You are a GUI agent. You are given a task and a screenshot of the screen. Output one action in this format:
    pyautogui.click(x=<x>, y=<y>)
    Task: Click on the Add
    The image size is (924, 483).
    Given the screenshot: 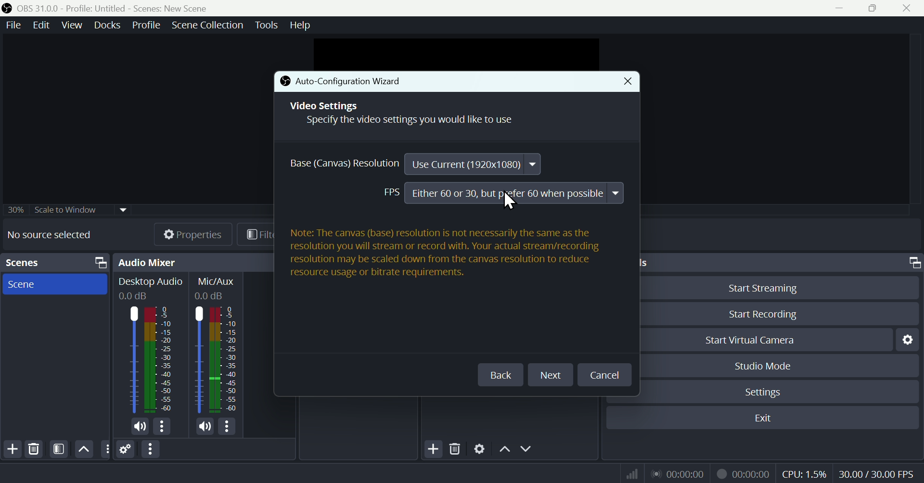 What is the action you would take?
    pyautogui.click(x=432, y=448)
    